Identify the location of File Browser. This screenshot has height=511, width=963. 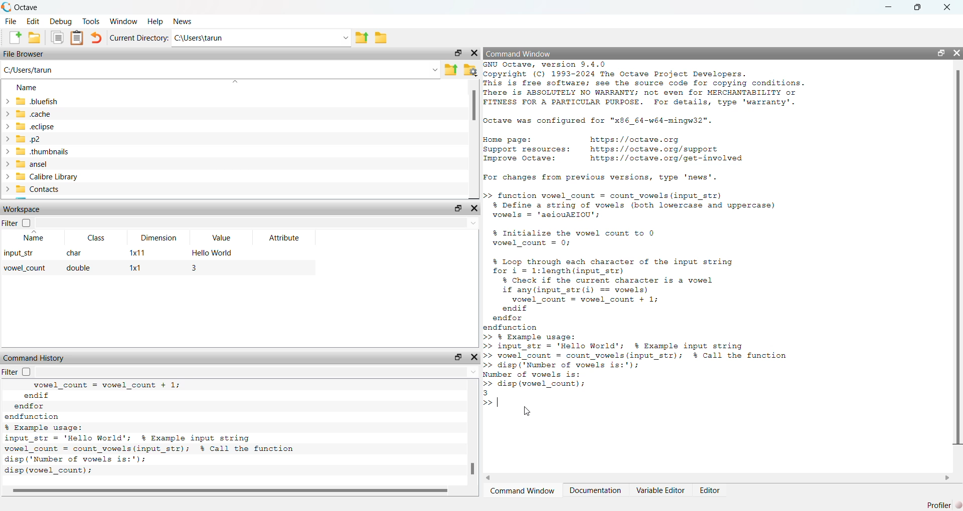
(24, 54).